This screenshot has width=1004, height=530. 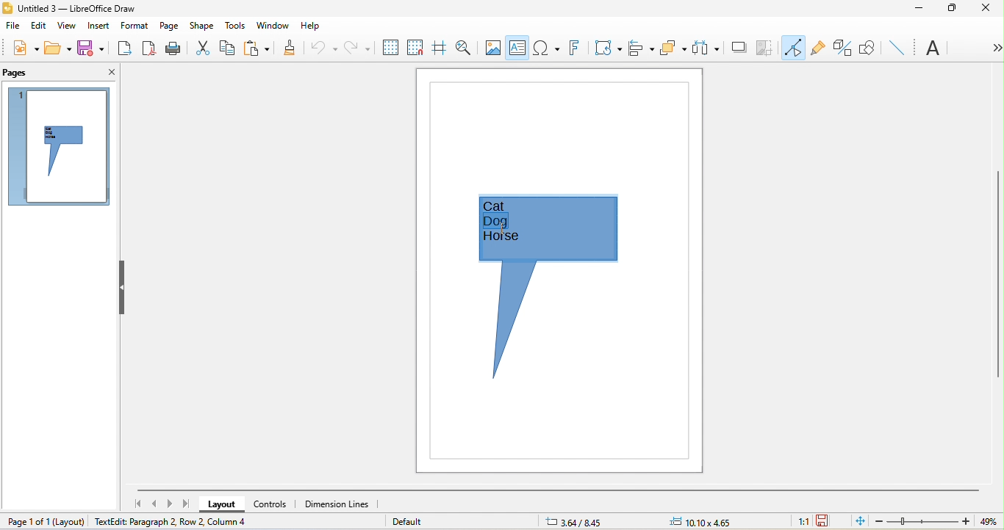 What do you see at coordinates (897, 46) in the screenshot?
I see `insert line` at bounding box center [897, 46].